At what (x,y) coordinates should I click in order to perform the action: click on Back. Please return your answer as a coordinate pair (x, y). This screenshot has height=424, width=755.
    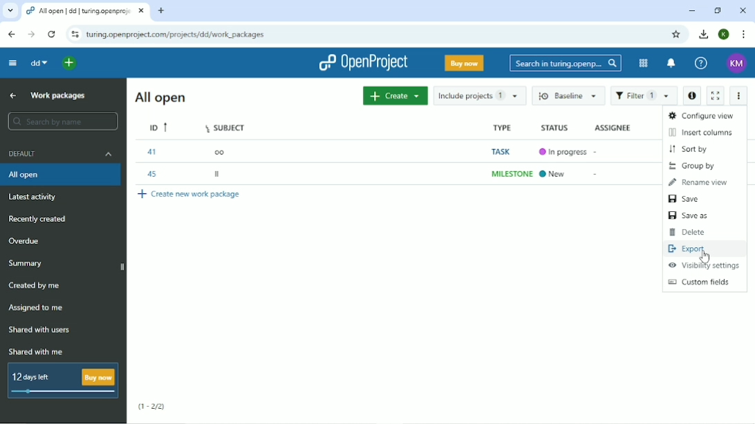
    Looking at the image, I should click on (11, 35).